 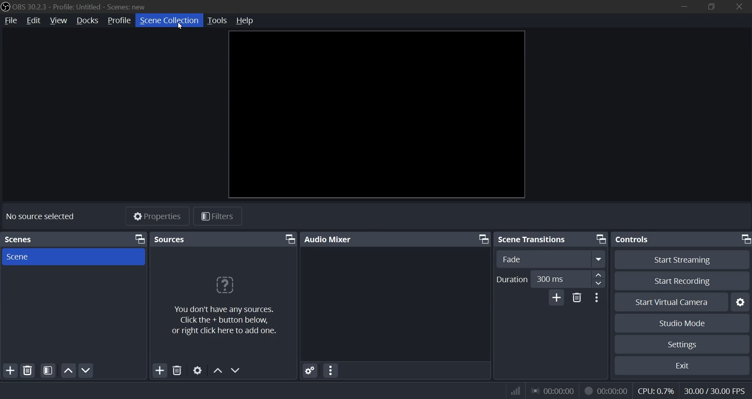 What do you see at coordinates (168, 20) in the screenshot?
I see `scene collection` at bounding box center [168, 20].